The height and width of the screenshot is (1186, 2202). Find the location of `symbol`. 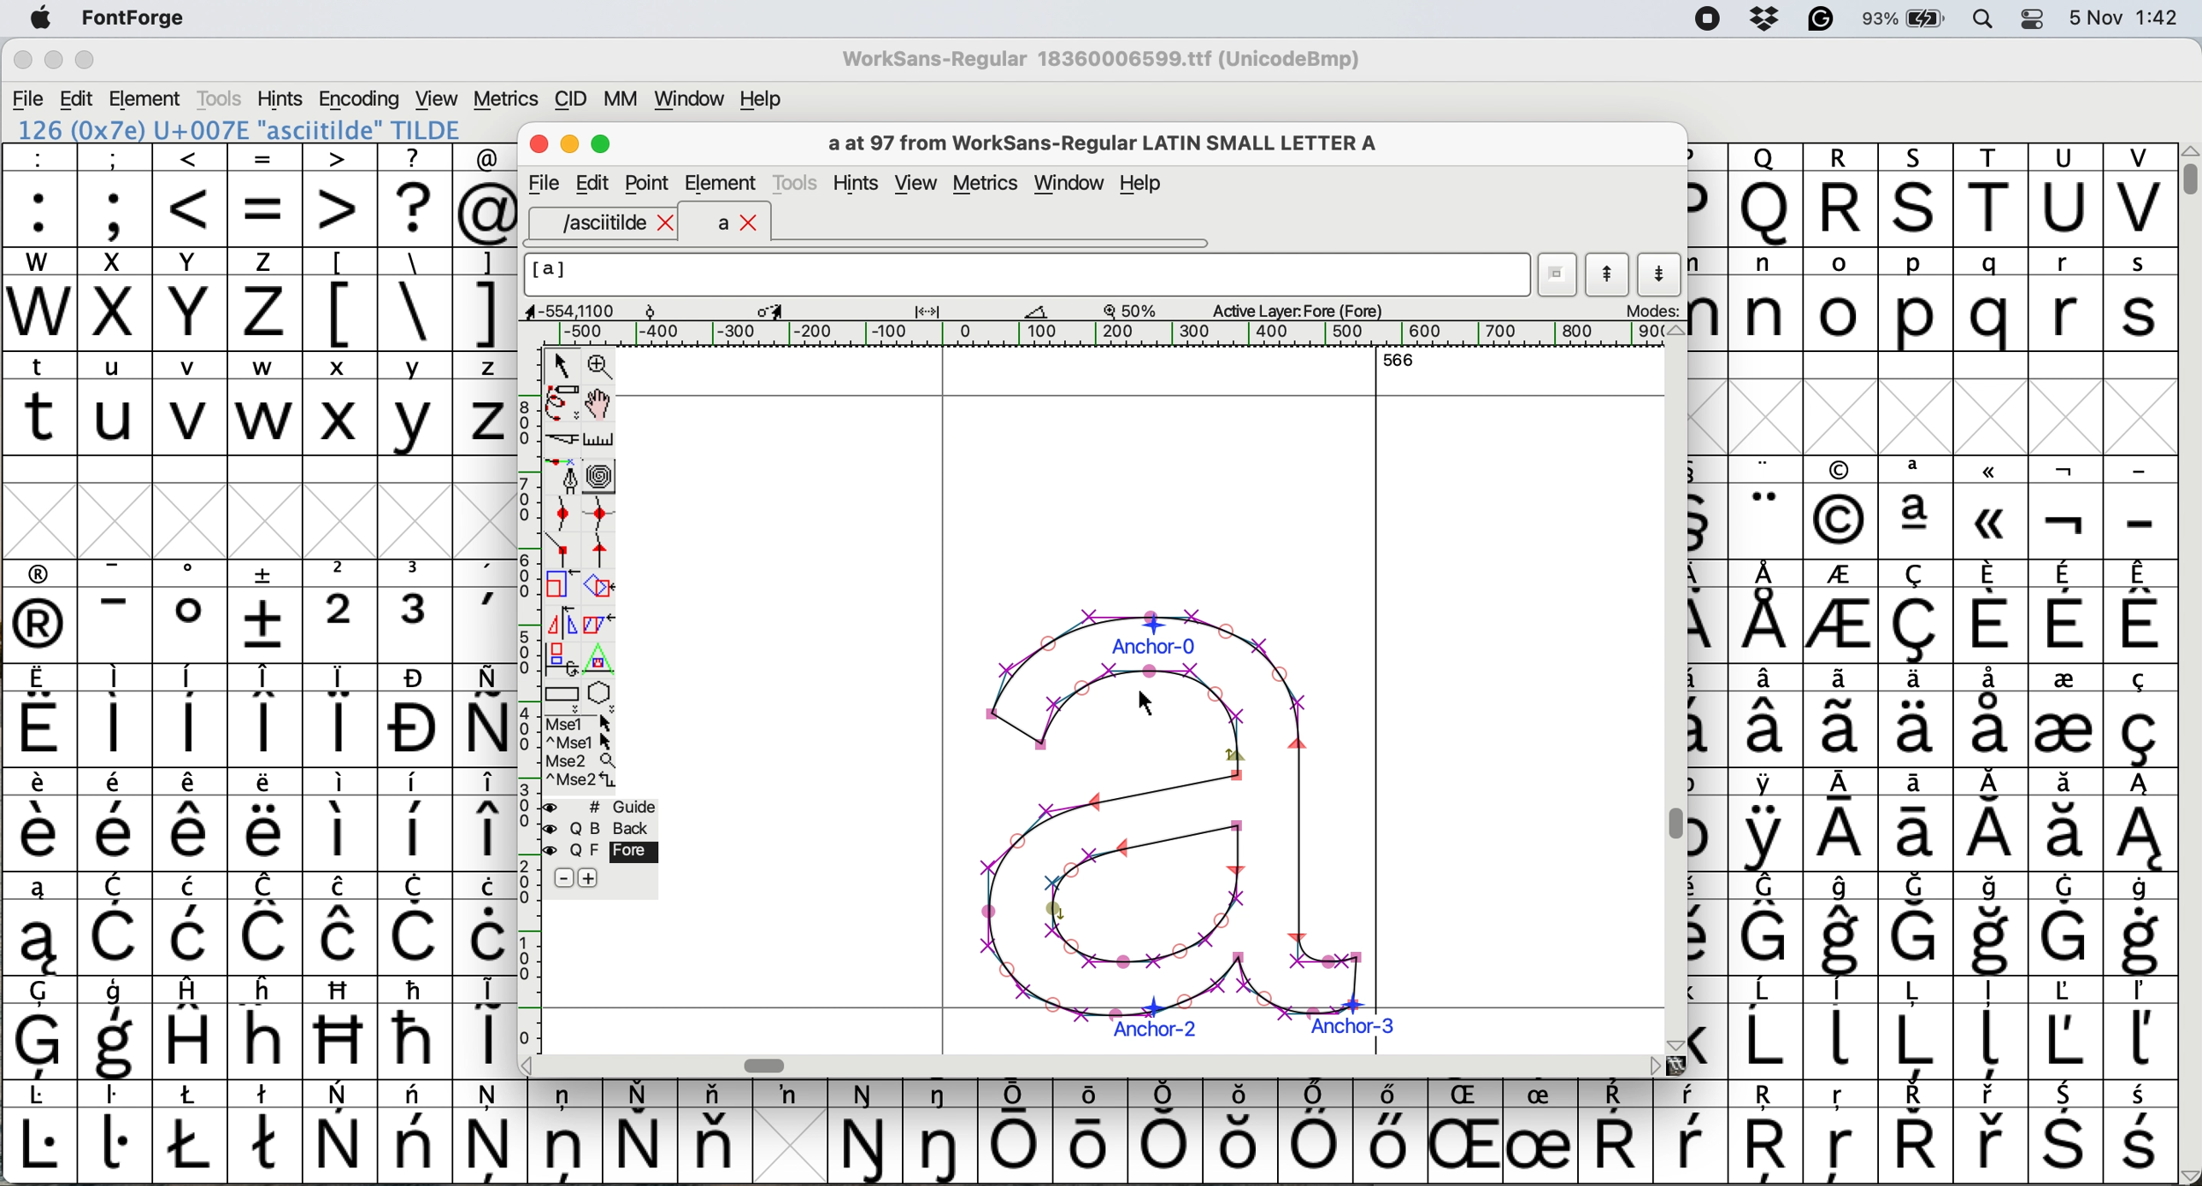

symbol is located at coordinates (486, 820).